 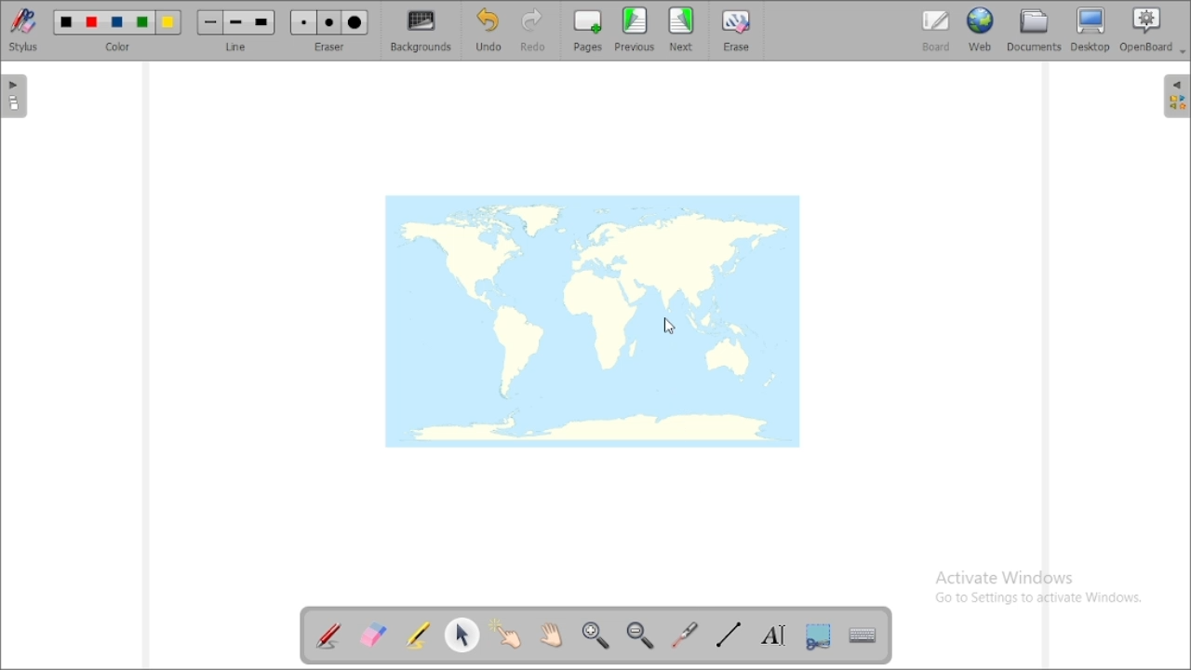 What do you see at coordinates (981, 30) in the screenshot?
I see `web` at bounding box center [981, 30].